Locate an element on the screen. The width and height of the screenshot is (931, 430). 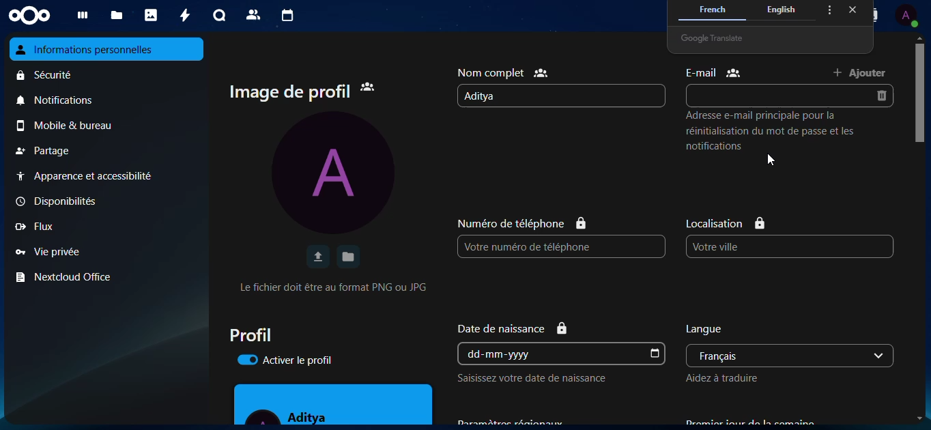
calendar is located at coordinates (287, 16).